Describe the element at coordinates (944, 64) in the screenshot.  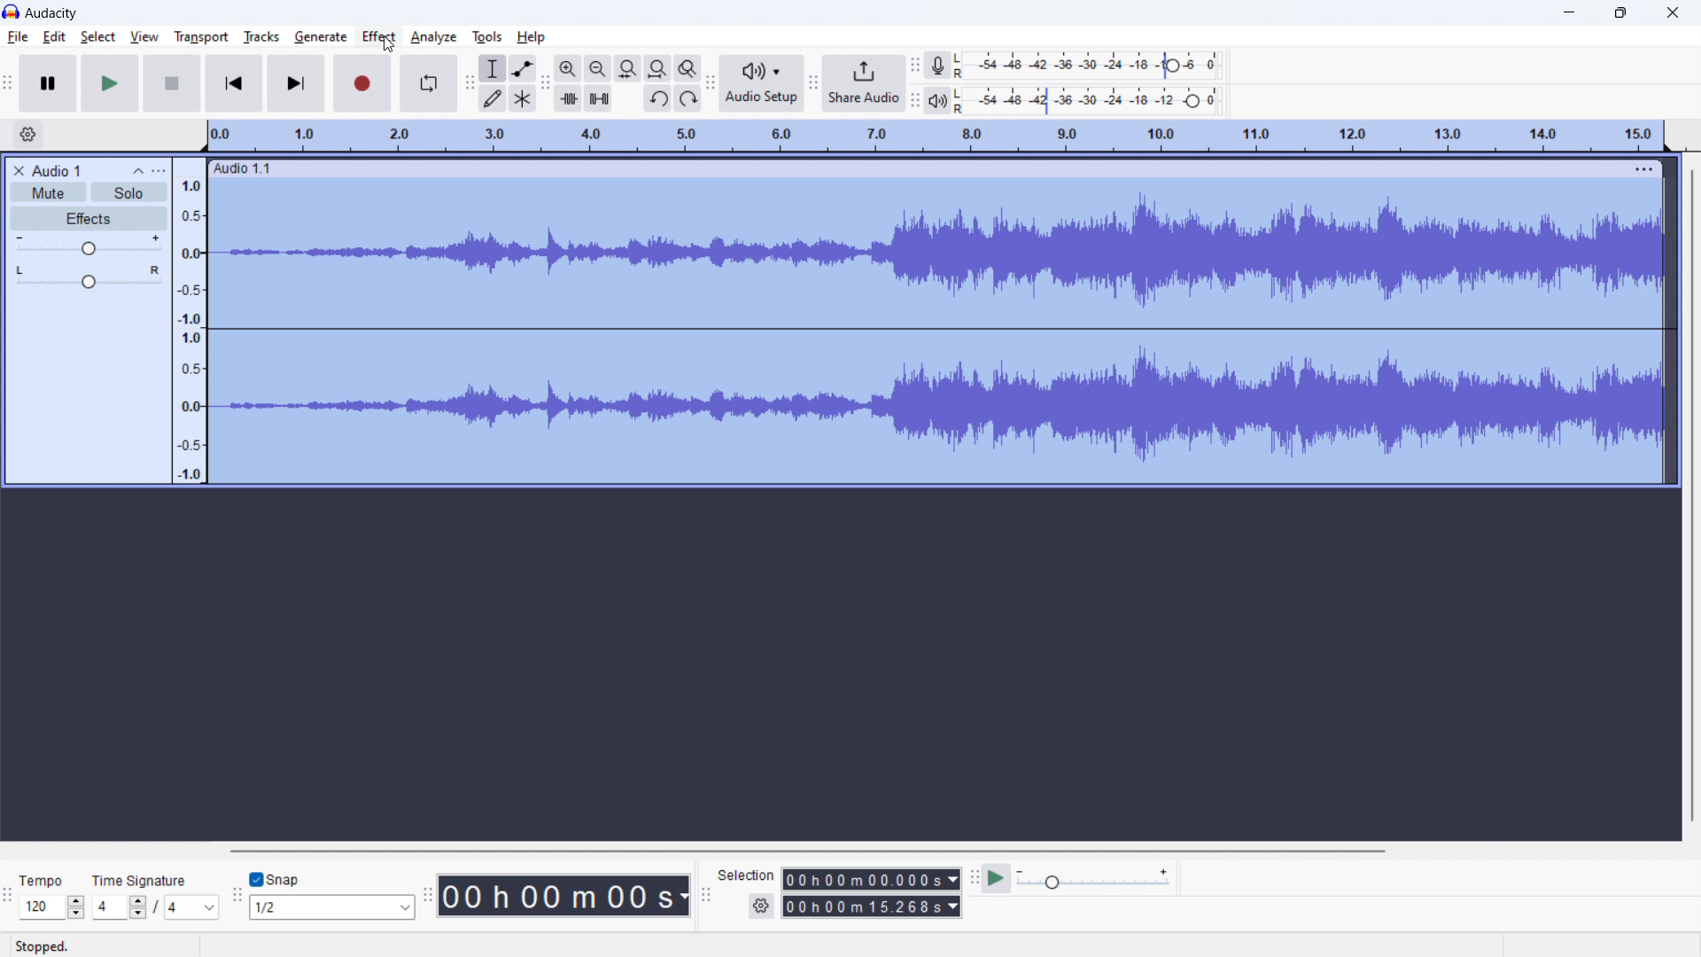
I see `recording meter` at that location.